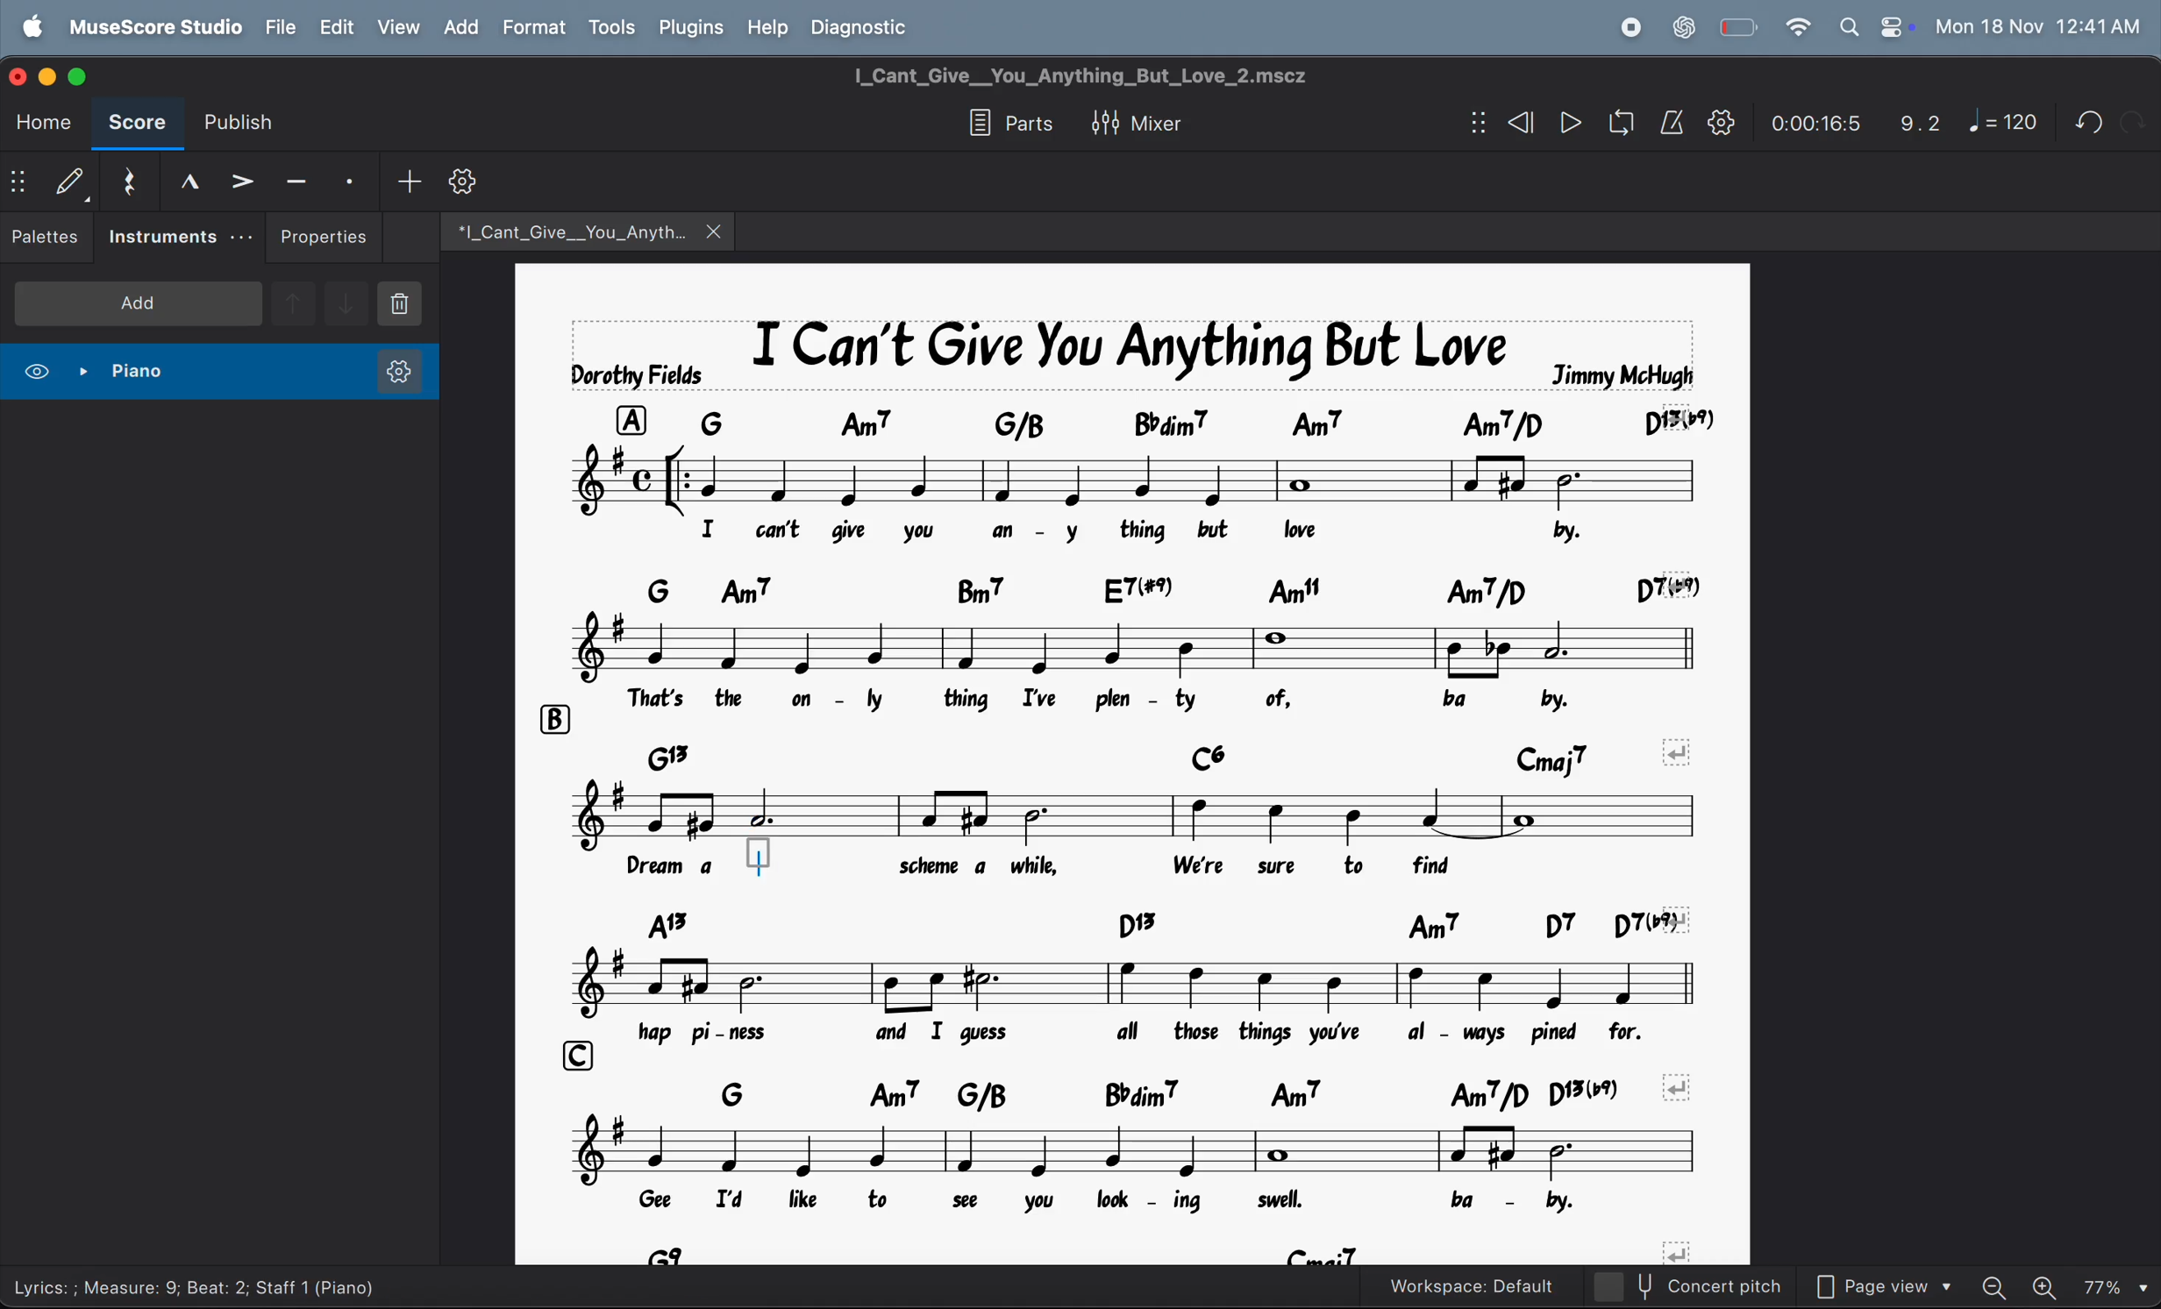 The height and width of the screenshot is (1309, 2161). I want to click on show/hide, so click(1471, 123).